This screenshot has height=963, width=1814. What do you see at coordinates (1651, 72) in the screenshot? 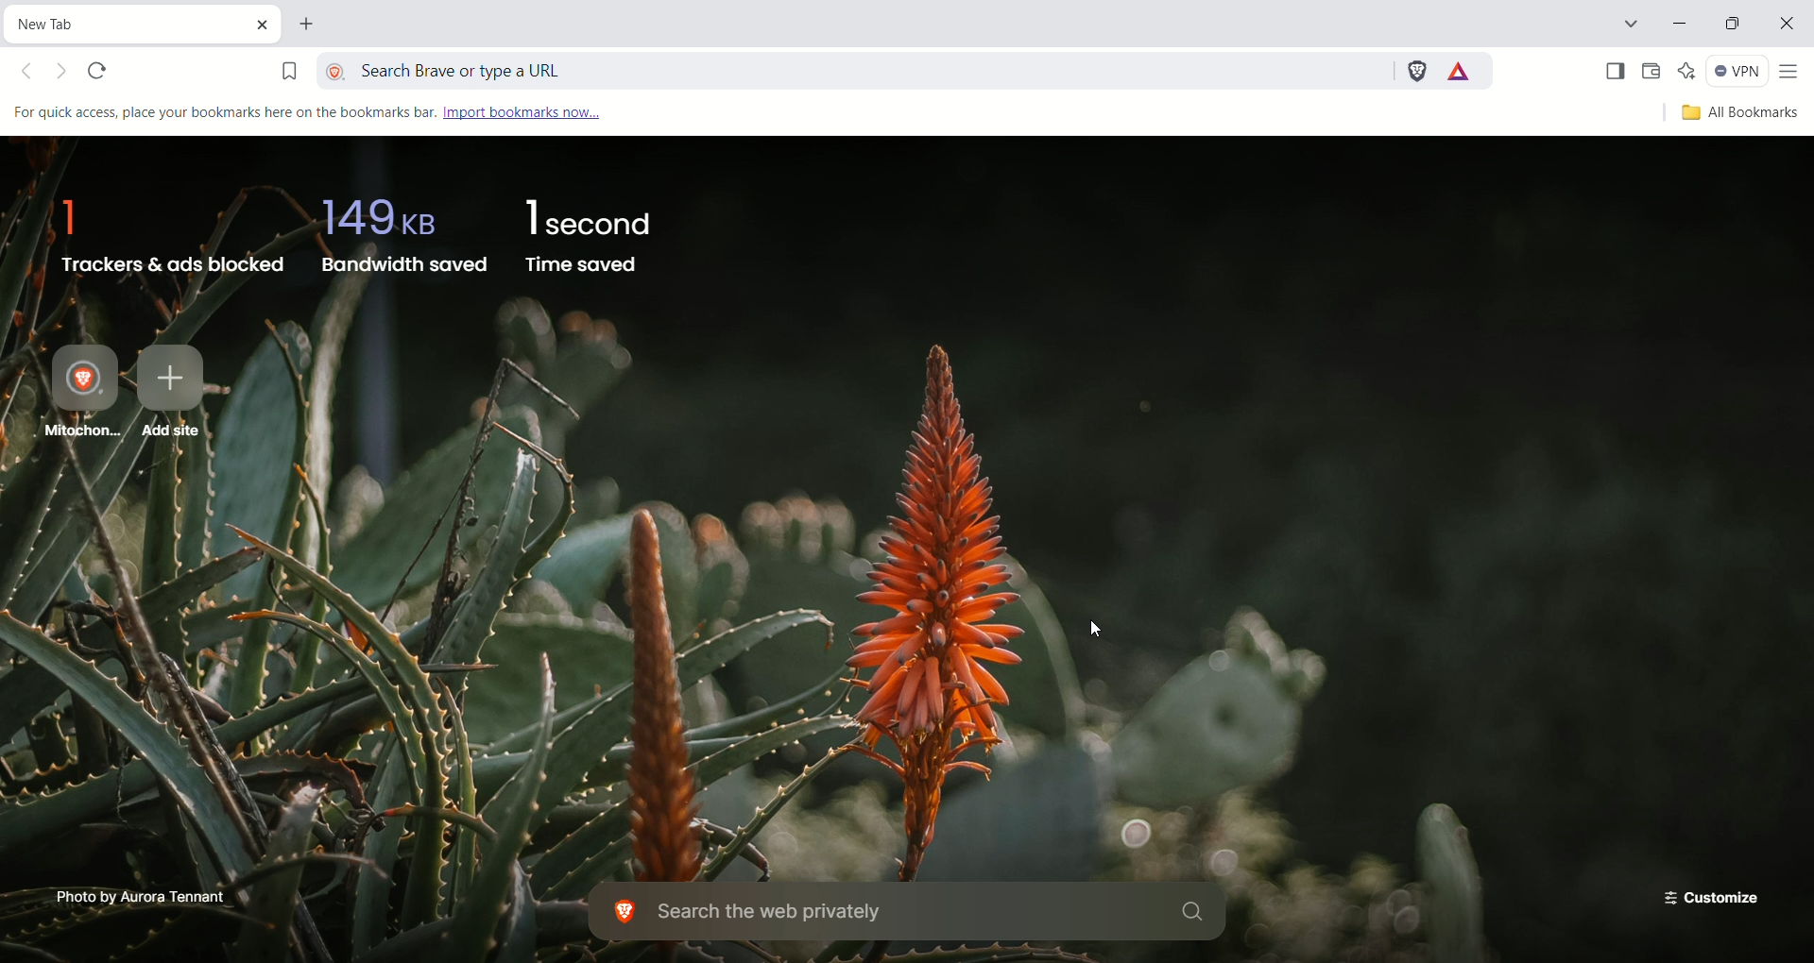
I see `wallet` at bounding box center [1651, 72].